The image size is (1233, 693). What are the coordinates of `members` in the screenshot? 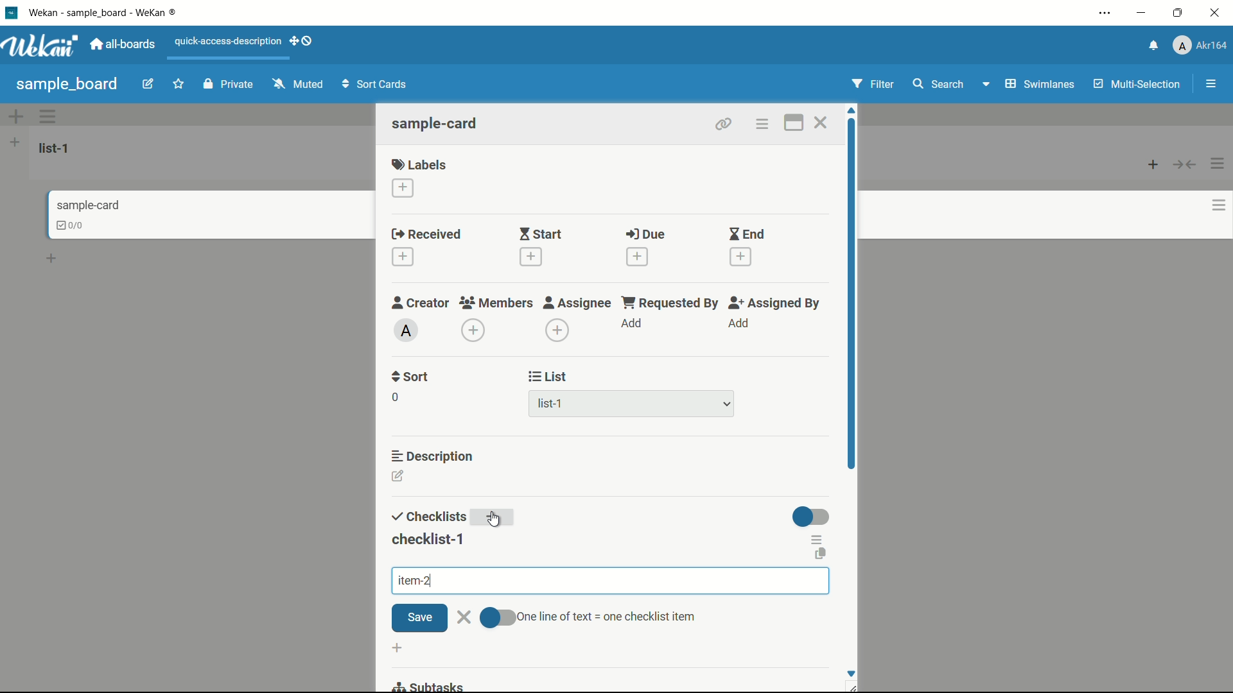 It's located at (495, 304).